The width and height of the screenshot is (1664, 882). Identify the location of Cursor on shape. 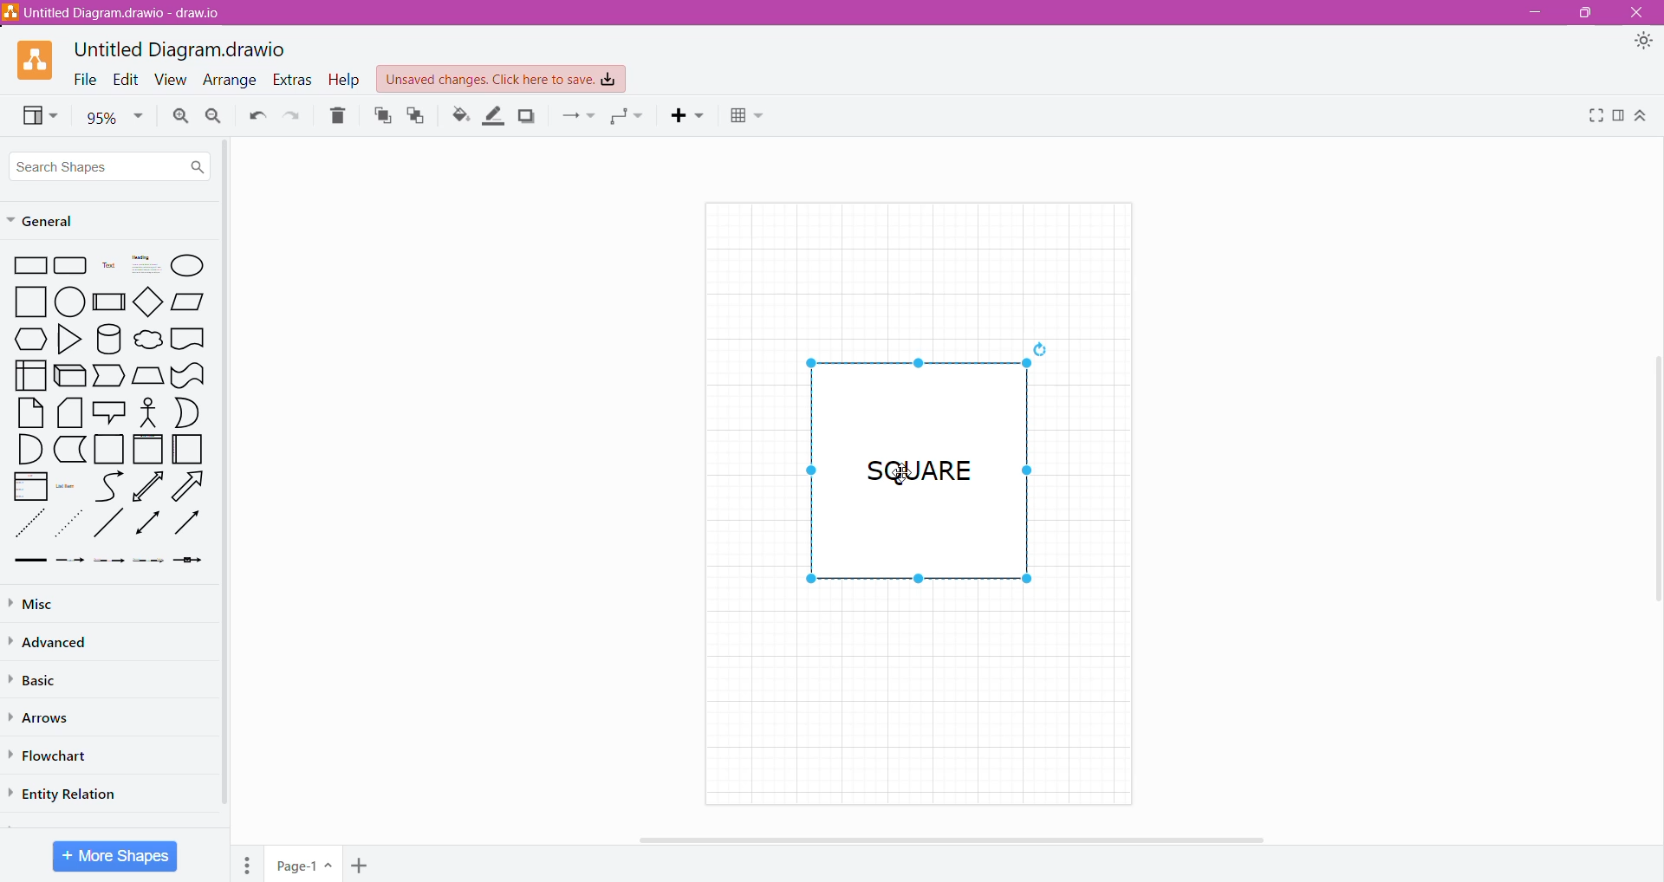
(898, 477).